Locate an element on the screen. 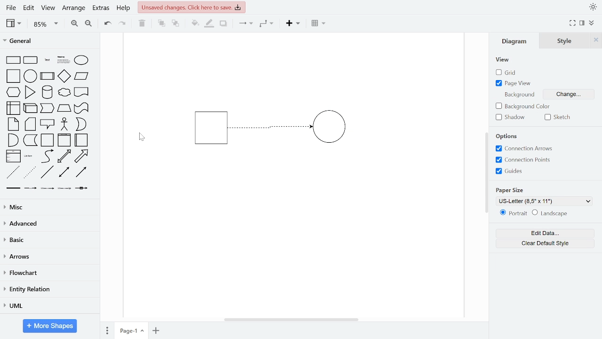  square is located at coordinates (14, 77).